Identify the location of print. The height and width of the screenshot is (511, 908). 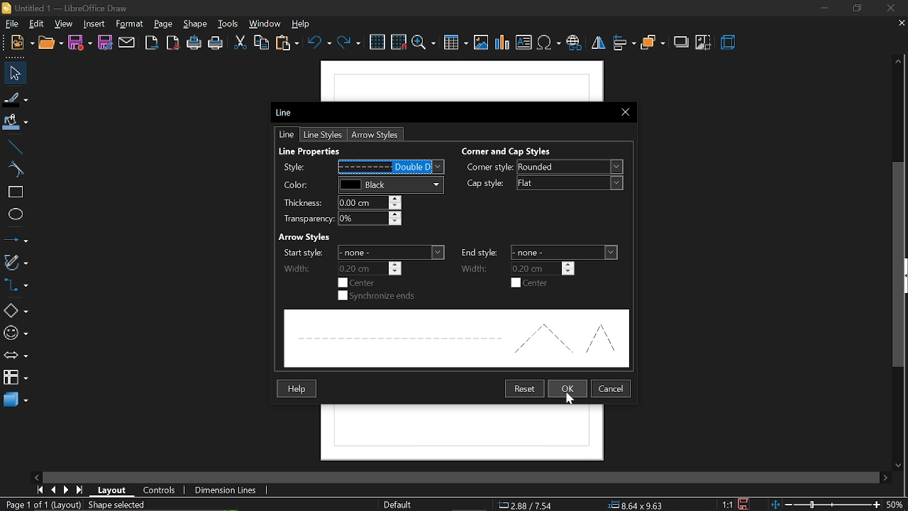
(217, 43).